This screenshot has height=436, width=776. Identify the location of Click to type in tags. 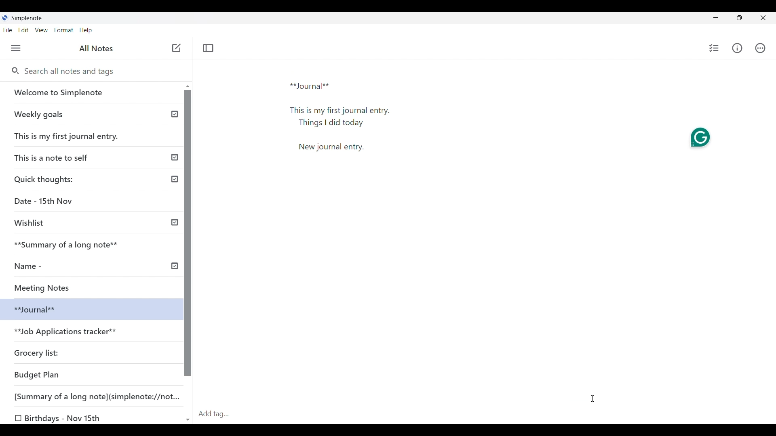
(485, 415).